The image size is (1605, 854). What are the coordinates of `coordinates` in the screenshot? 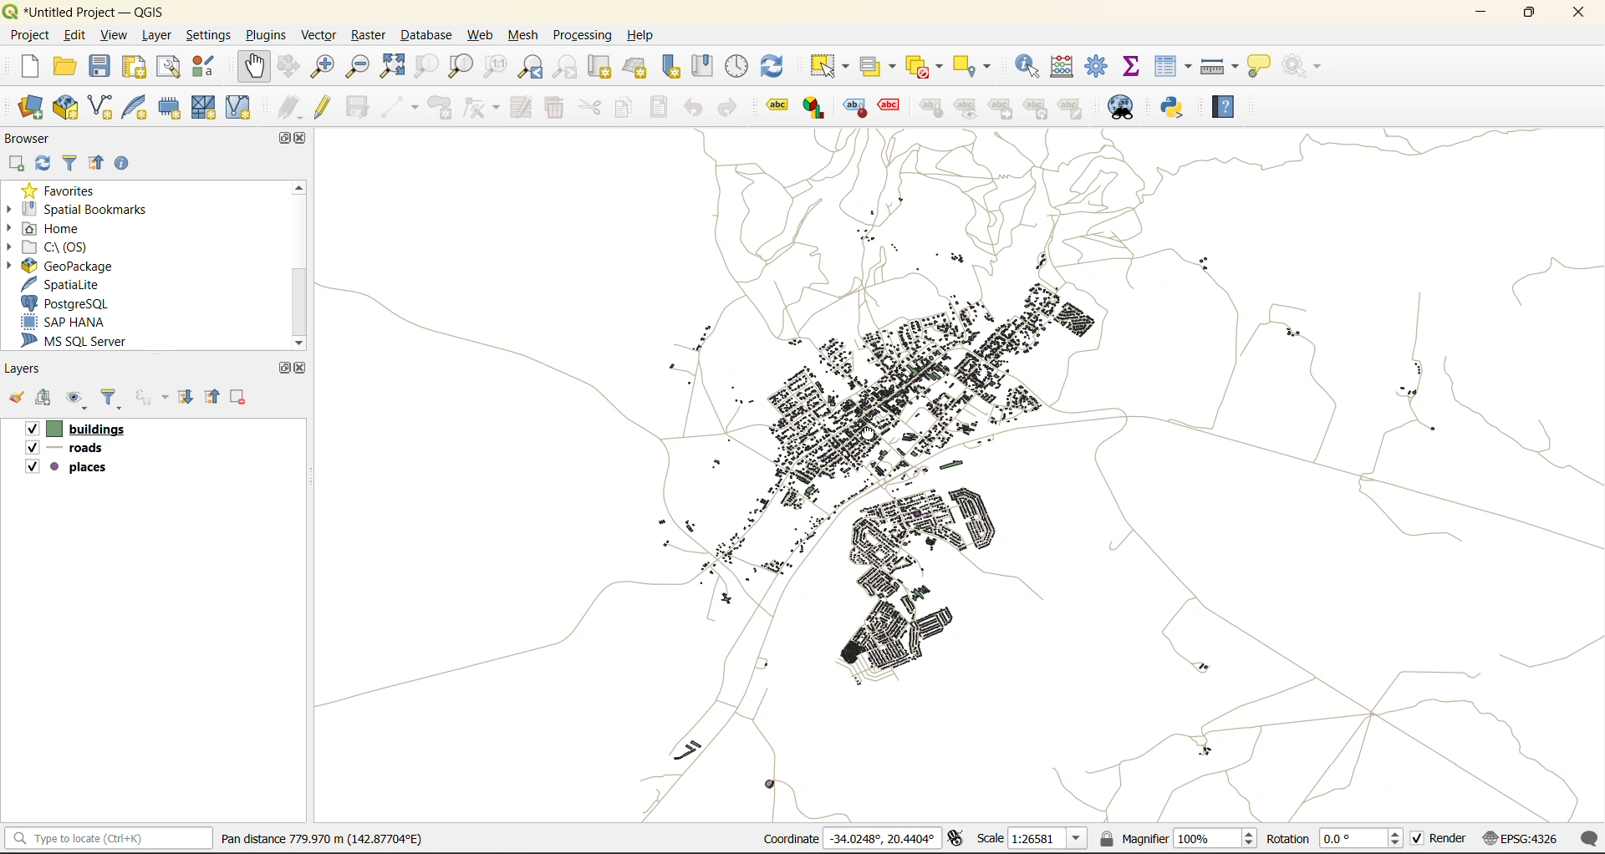 It's located at (848, 839).